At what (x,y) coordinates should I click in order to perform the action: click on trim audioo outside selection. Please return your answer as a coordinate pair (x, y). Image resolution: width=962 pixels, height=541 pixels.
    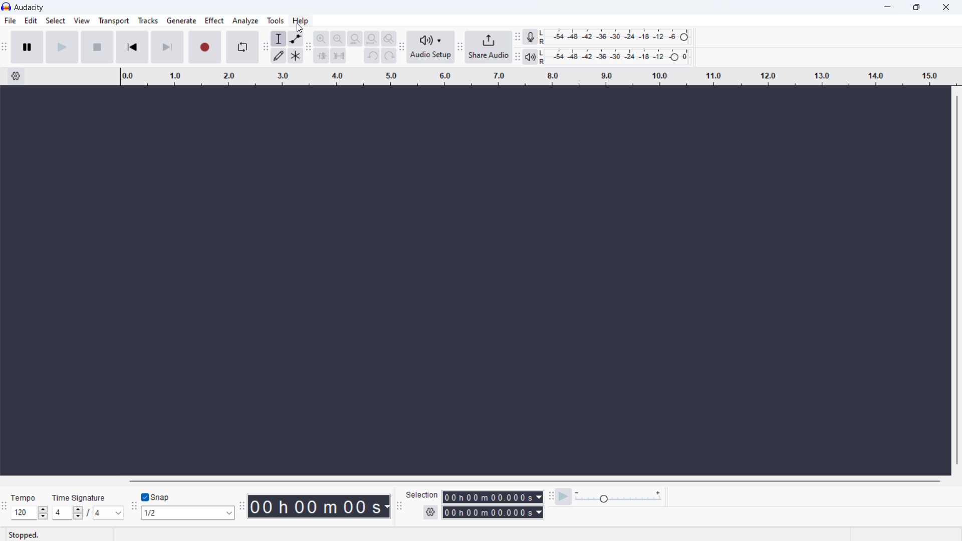
    Looking at the image, I should click on (321, 56).